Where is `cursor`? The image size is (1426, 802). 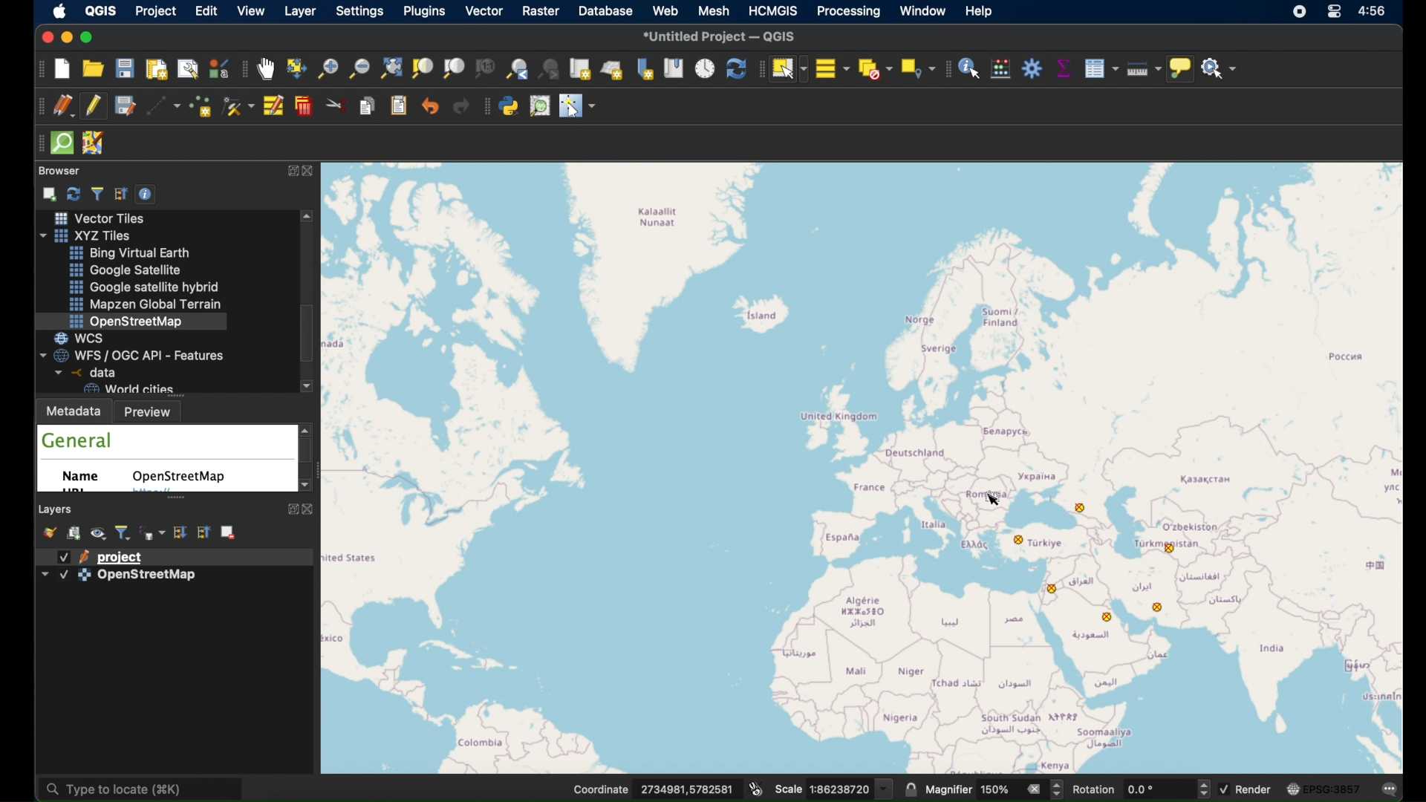 cursor is located at coordinates (999, 499).